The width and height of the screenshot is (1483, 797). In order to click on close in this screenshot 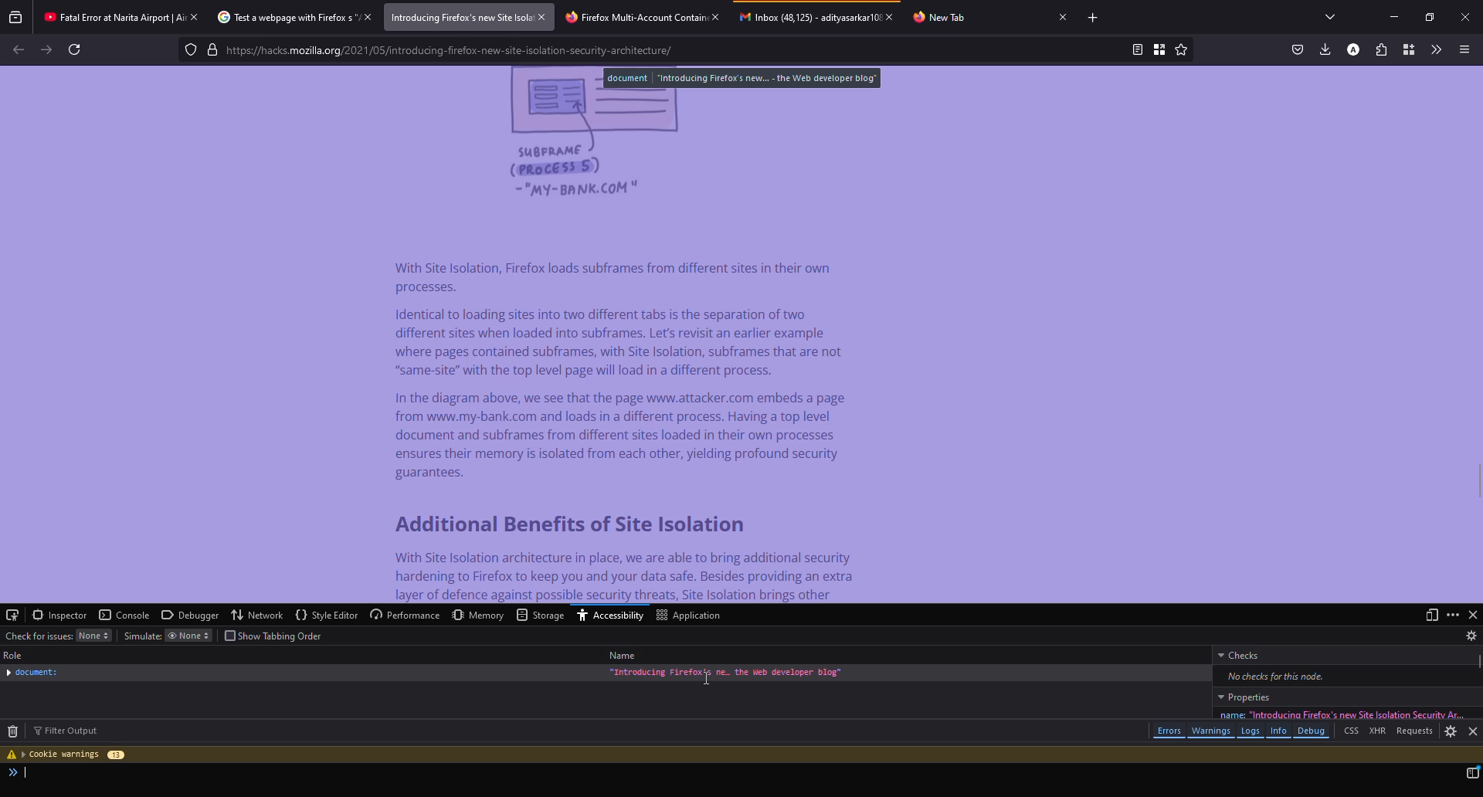, I will do `click(365, 17)`.